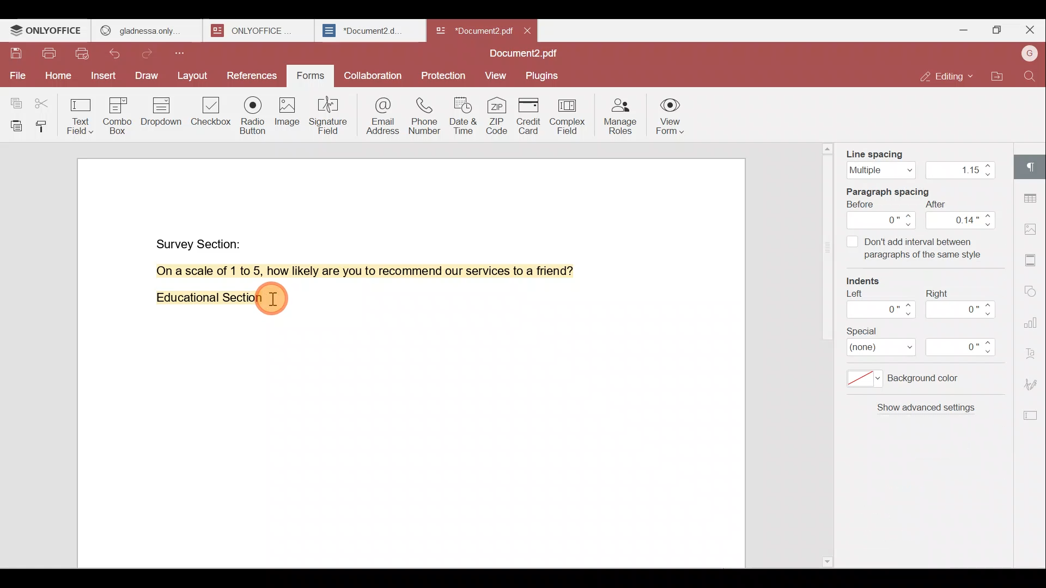  What do you see at coordinates (527, 54) in the screenshot?
I see `Document name` at bounding box center [527, 54].